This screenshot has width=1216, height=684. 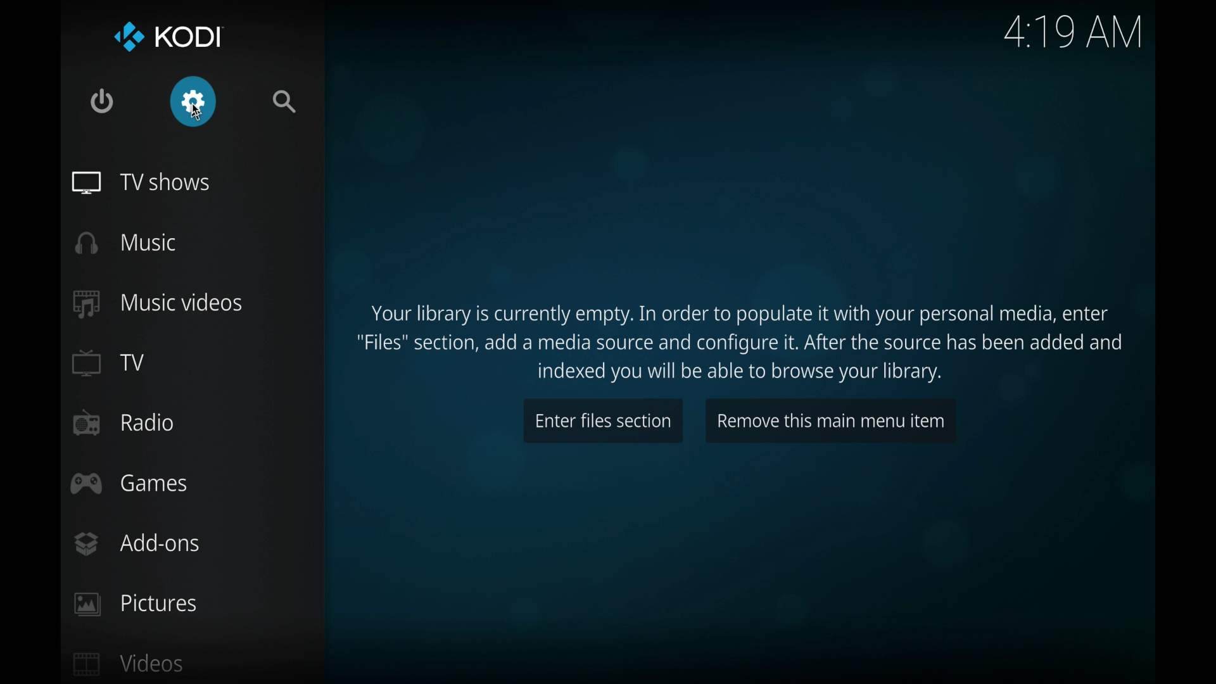 I want to click on music, so click(x=127, y=244).